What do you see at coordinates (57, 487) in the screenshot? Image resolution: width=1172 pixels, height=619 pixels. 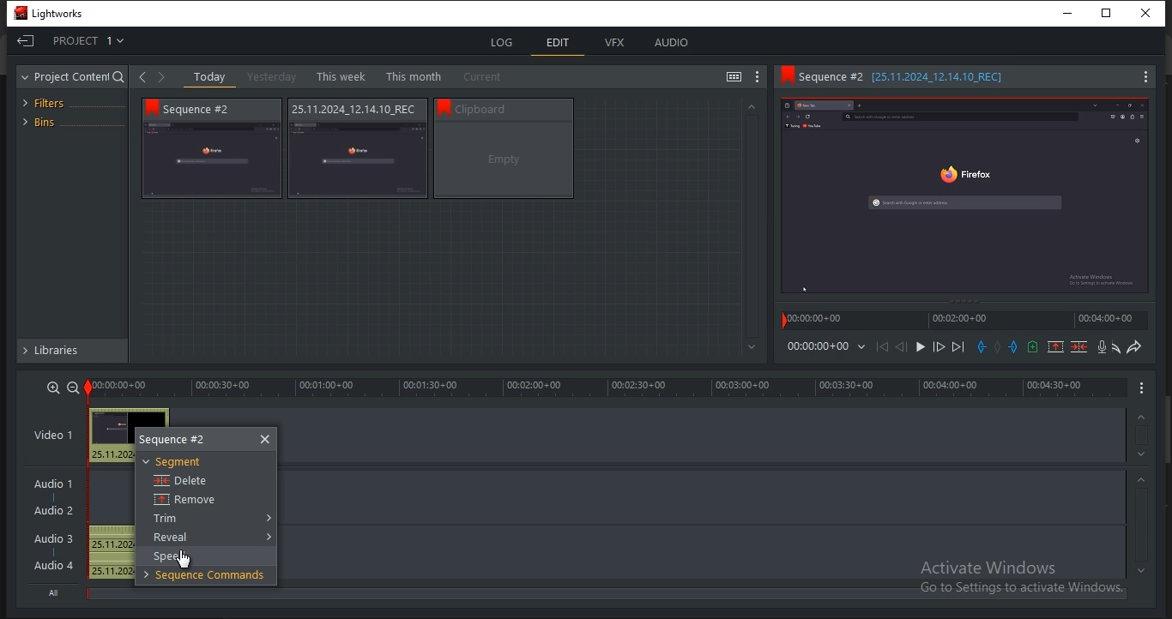 I see `Audio 1` at bounding box center [57, 487].